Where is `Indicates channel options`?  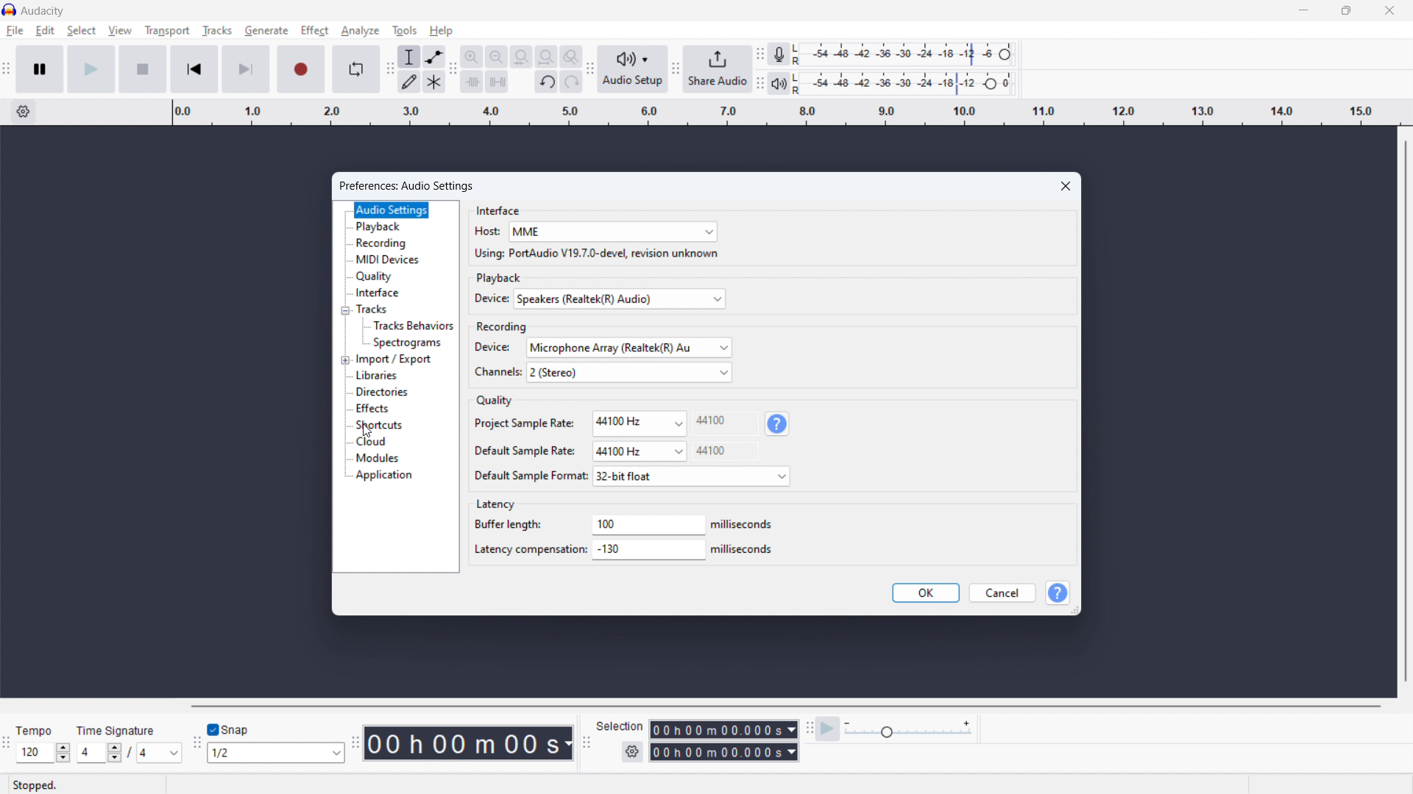 Indicates channel options is located at coordinates (498, 372).